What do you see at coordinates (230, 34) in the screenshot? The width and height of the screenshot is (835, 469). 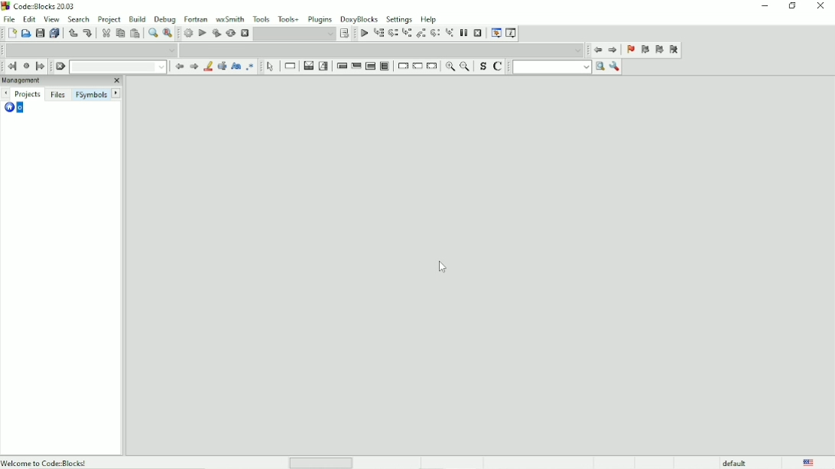 I see `Rebuild` at bounding box center [230, 34].